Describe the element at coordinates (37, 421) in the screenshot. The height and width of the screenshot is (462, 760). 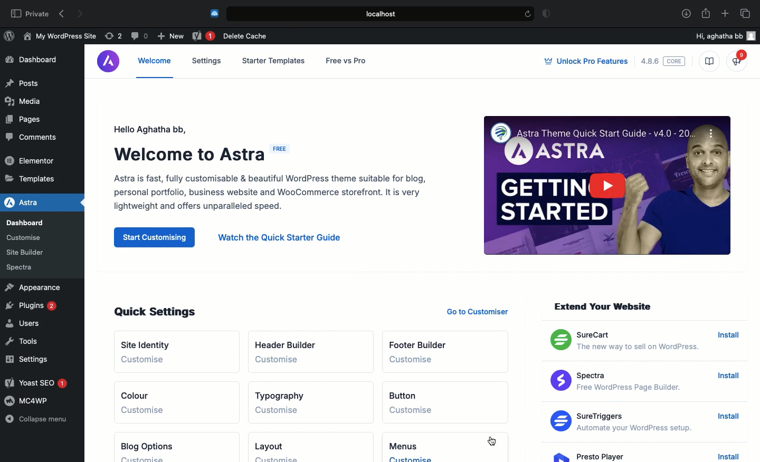
I see `Collapse menu` at that location.